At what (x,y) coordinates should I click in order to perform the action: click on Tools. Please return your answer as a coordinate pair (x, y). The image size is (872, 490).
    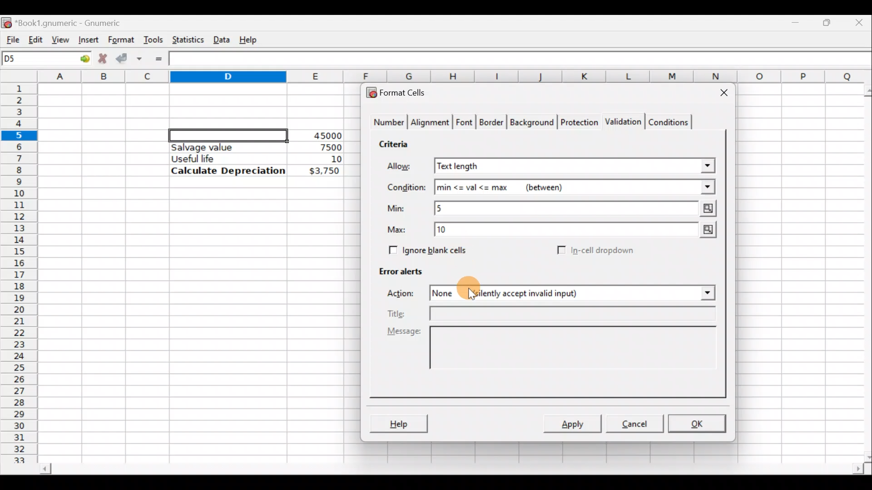
    Looking at the image, I should click on (153, 39).